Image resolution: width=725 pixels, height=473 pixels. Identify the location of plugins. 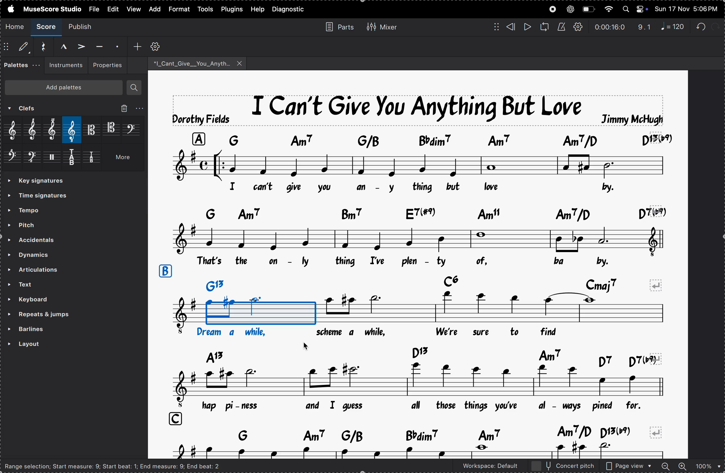
(232, 9).